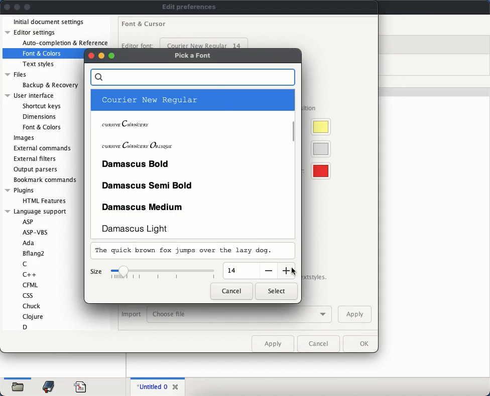  Describe the element at coordinates (295, 130) in the screenshot. I see `scroll` at that location.